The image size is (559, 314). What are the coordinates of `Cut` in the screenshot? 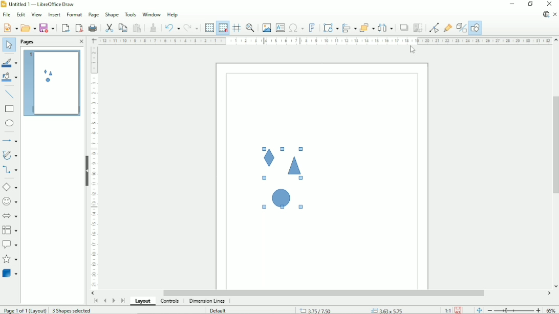 It's located at (109, 27).